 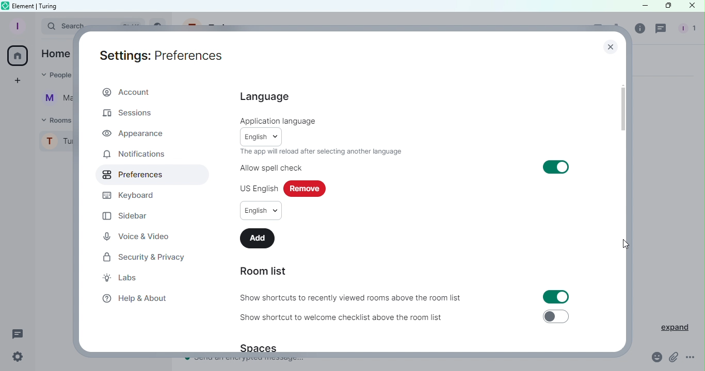 What do you see at coordinates (56, 53) in the screenshot?
I see `Home ` at bounding box center [56, 53].